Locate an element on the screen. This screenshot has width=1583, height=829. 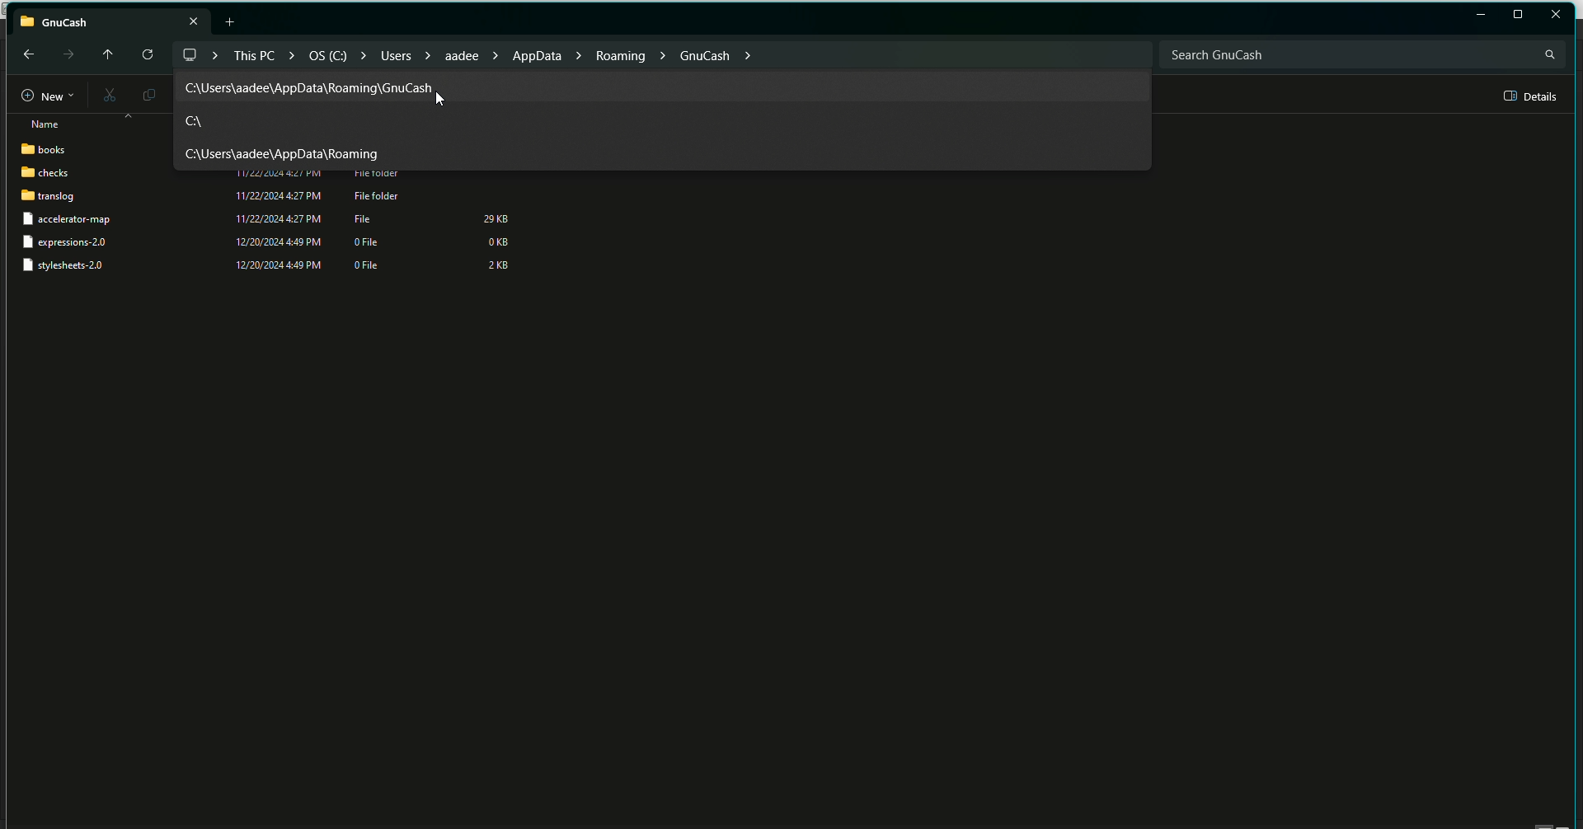
C Drive path is located at coordinates (194, 121).